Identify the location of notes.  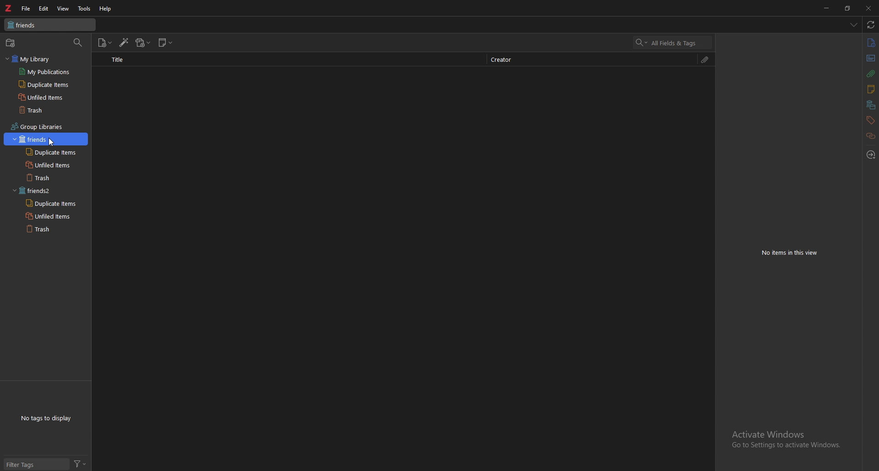
(871, 90).